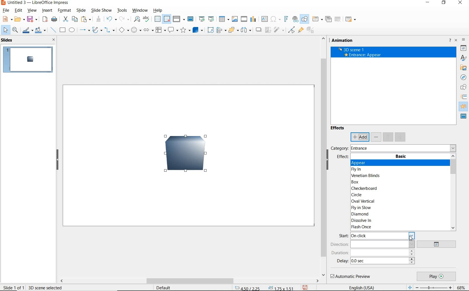  Describe the element at coordinates (372, 244) in the screenshot. I see `direction` at that location.